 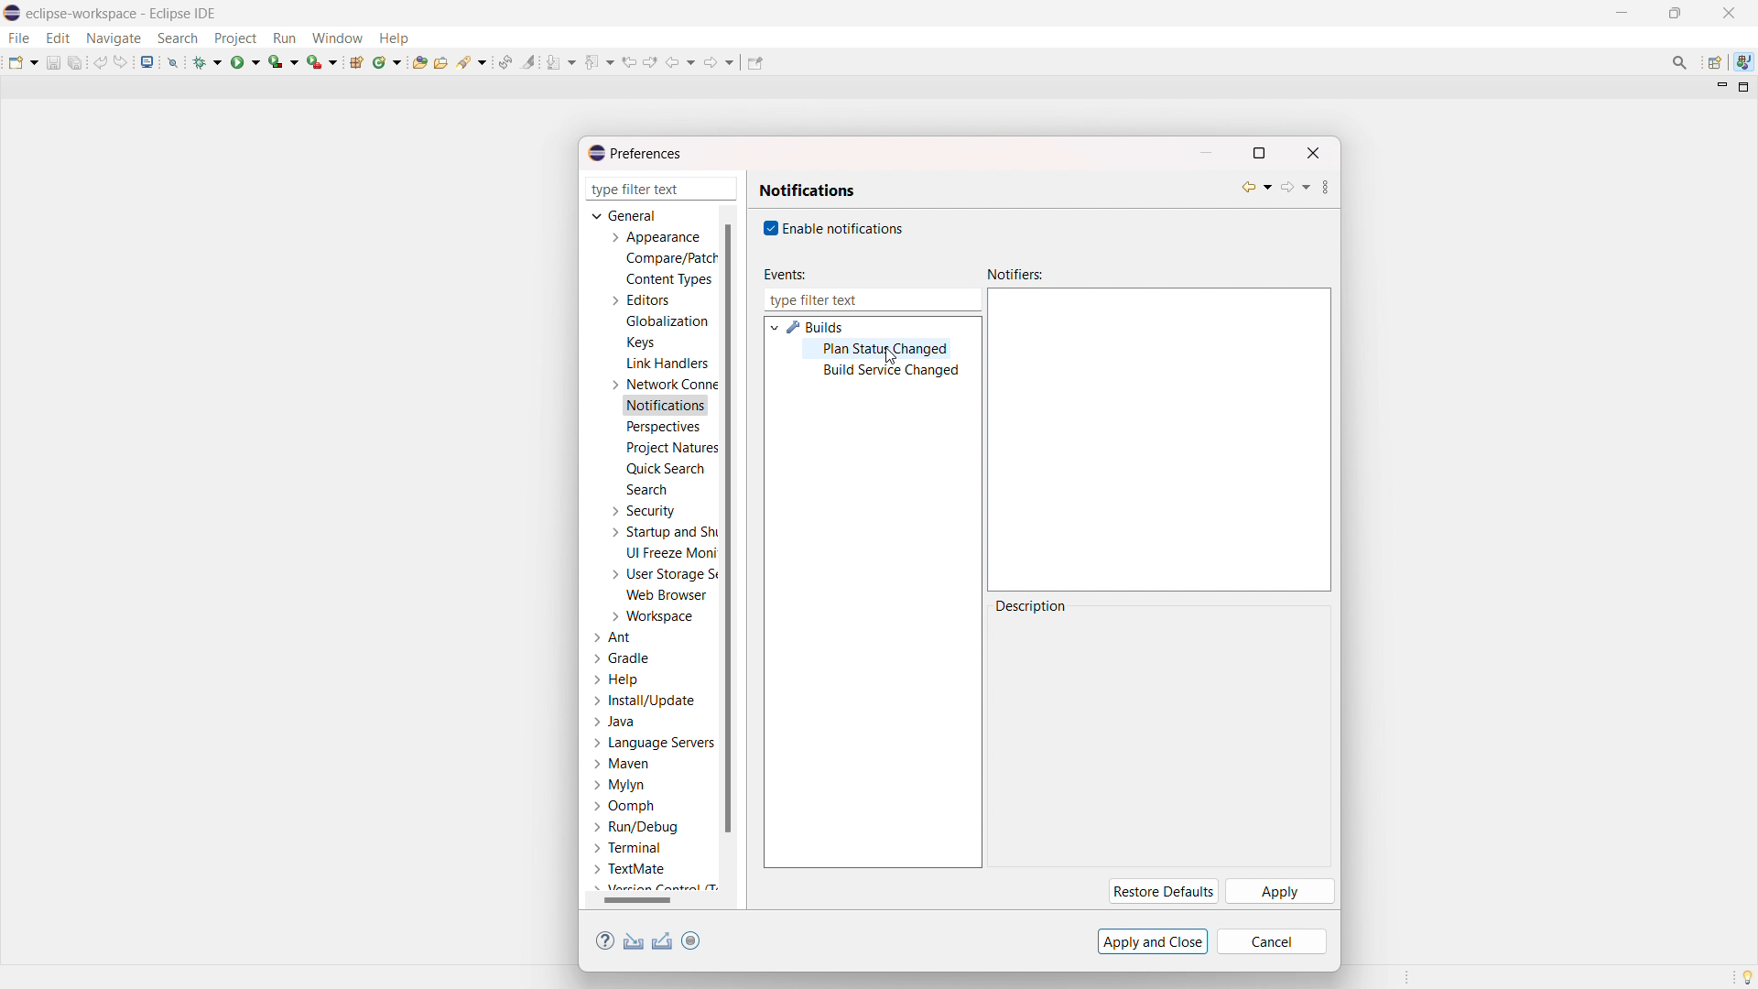 I want to click on scrollbar, so click(x=650, y=900).